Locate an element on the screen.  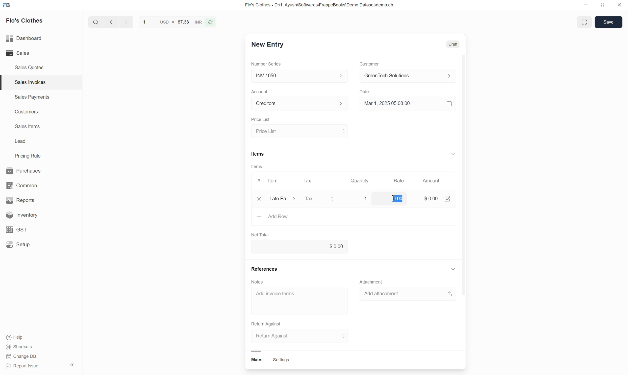
Tax is located at coordinates (308, 182).